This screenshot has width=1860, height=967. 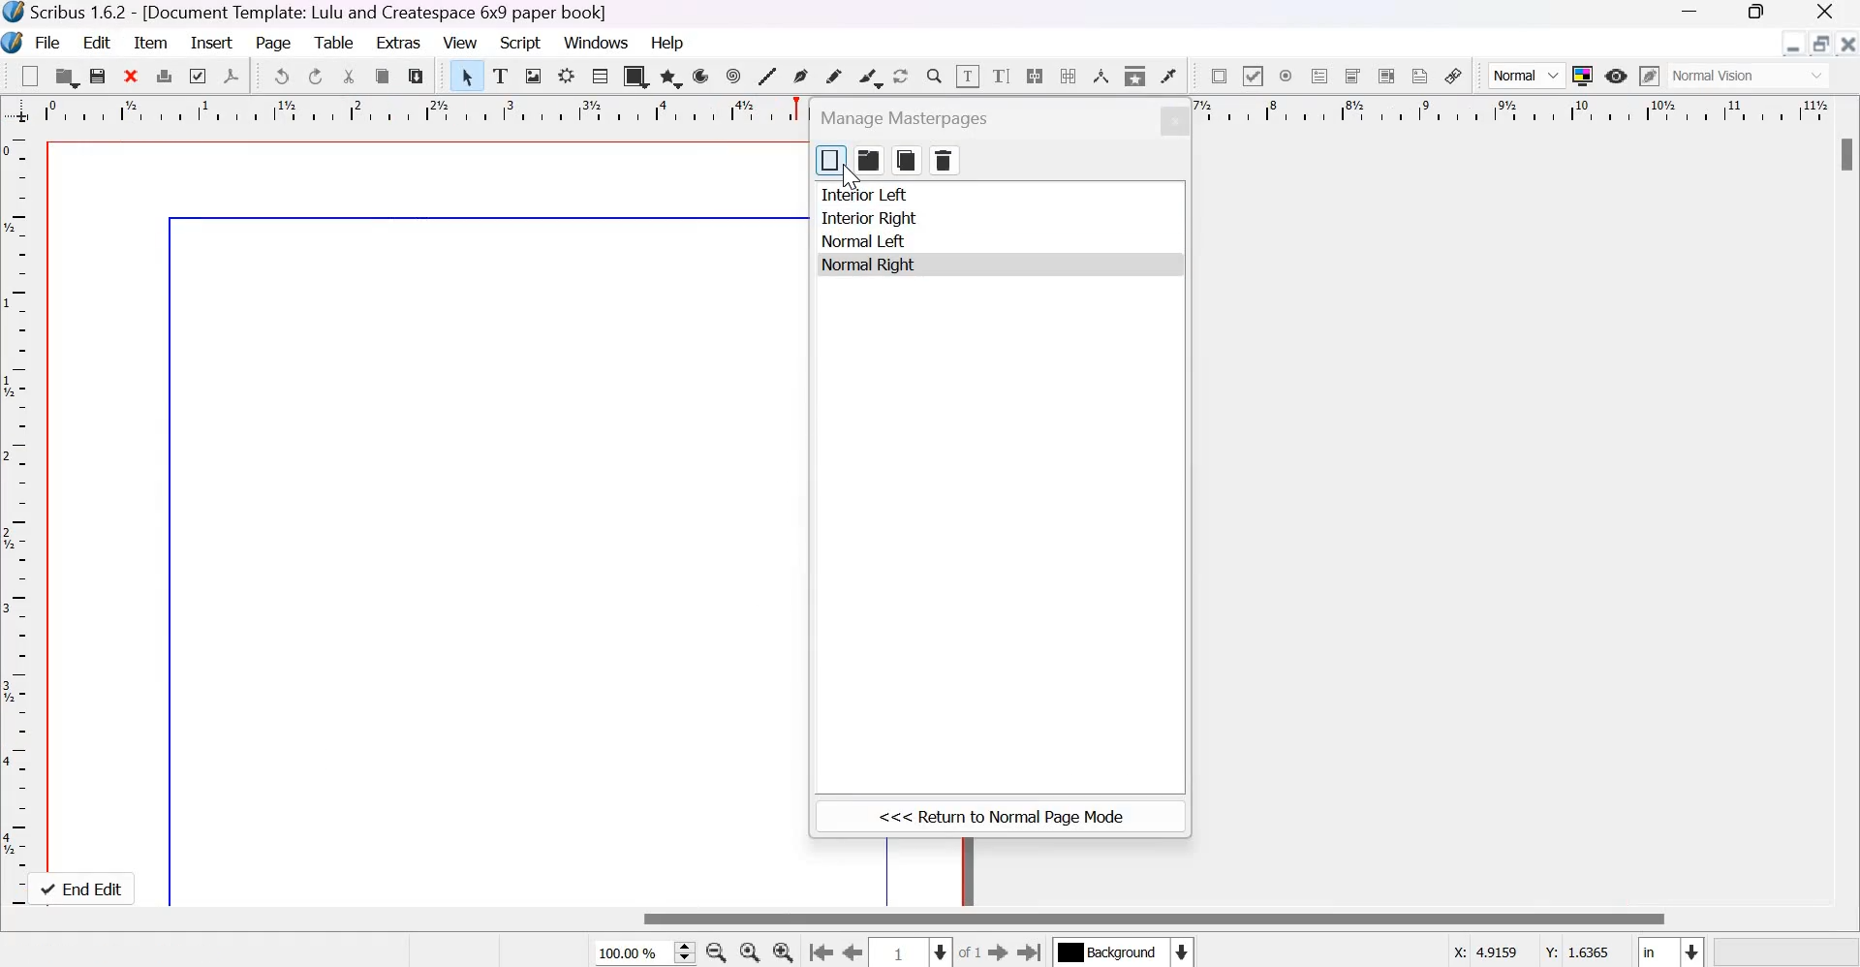 I want to click on X coordinates, so click(x=1487, y=951).